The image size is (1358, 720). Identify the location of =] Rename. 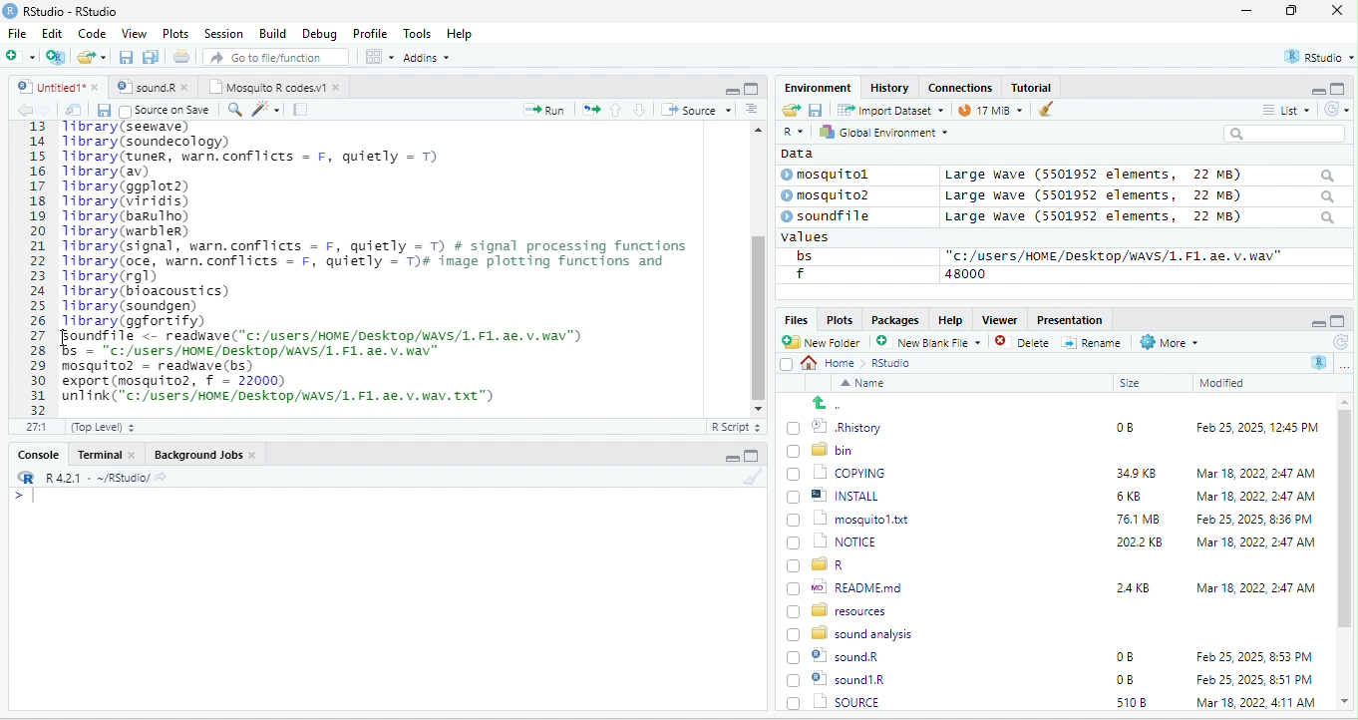
(1093, 342).